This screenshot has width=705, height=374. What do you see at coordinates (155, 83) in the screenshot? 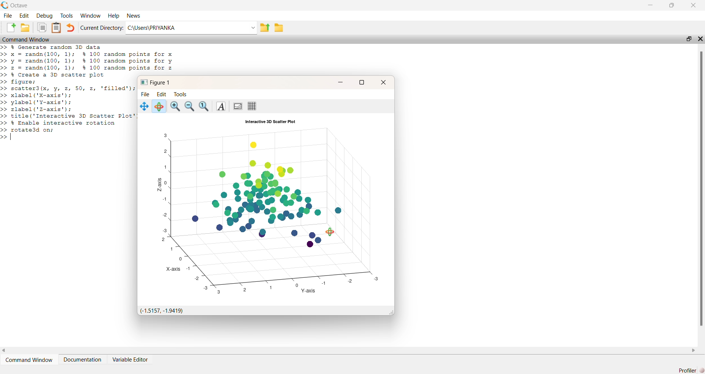
I see `Figure 1` at bounding box center [155, 83].